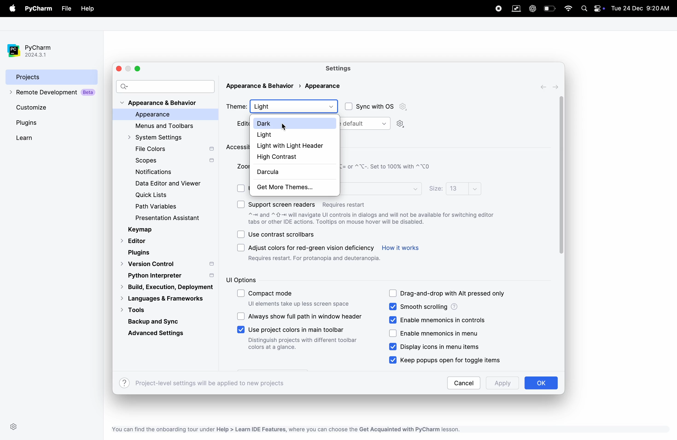  Describe the element at coordinates (282, 234) in the screenshot. I see `use contrast scrollbars` at that location.